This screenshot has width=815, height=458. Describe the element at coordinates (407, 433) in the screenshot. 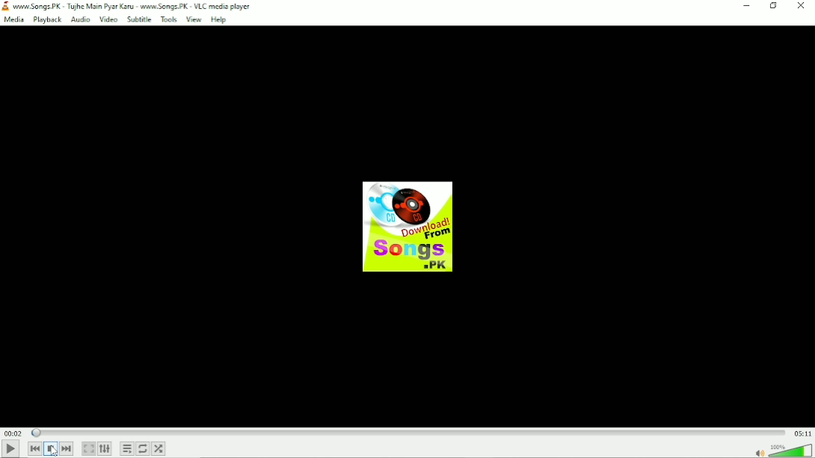

I see `Play duration` at that location.